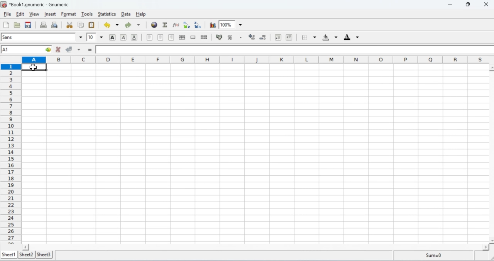 This screenshot has width=494, height=261. I want to click on Statistics, so click(107, 14).